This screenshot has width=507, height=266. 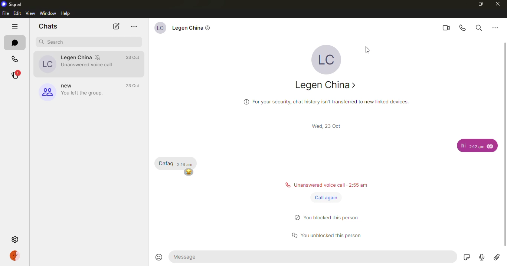 I want to click on new chat, so click(x=115, y=27).